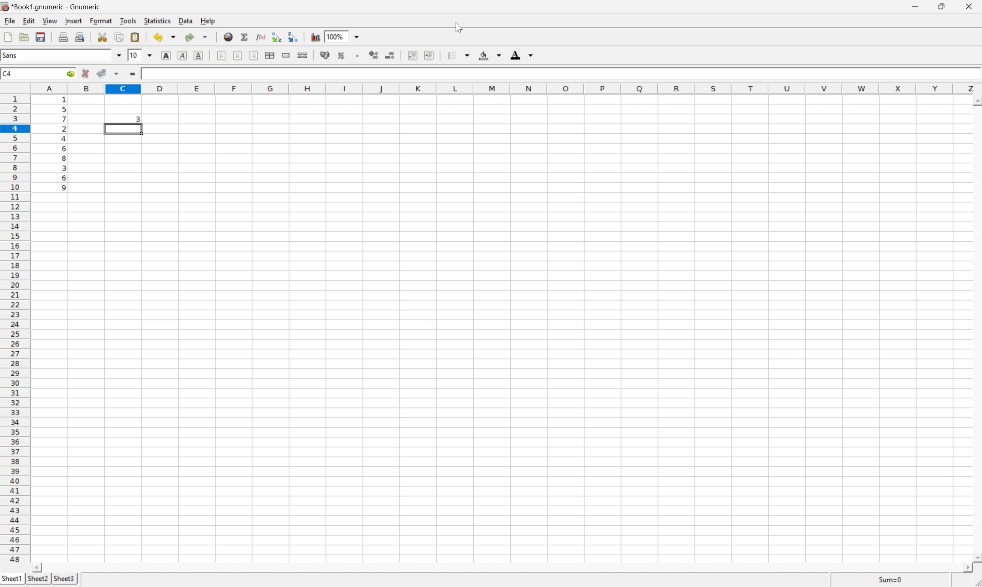 Image resolution: width=982 pixels, height=587 pixels. I want to click on minimize, so click(918, 7).